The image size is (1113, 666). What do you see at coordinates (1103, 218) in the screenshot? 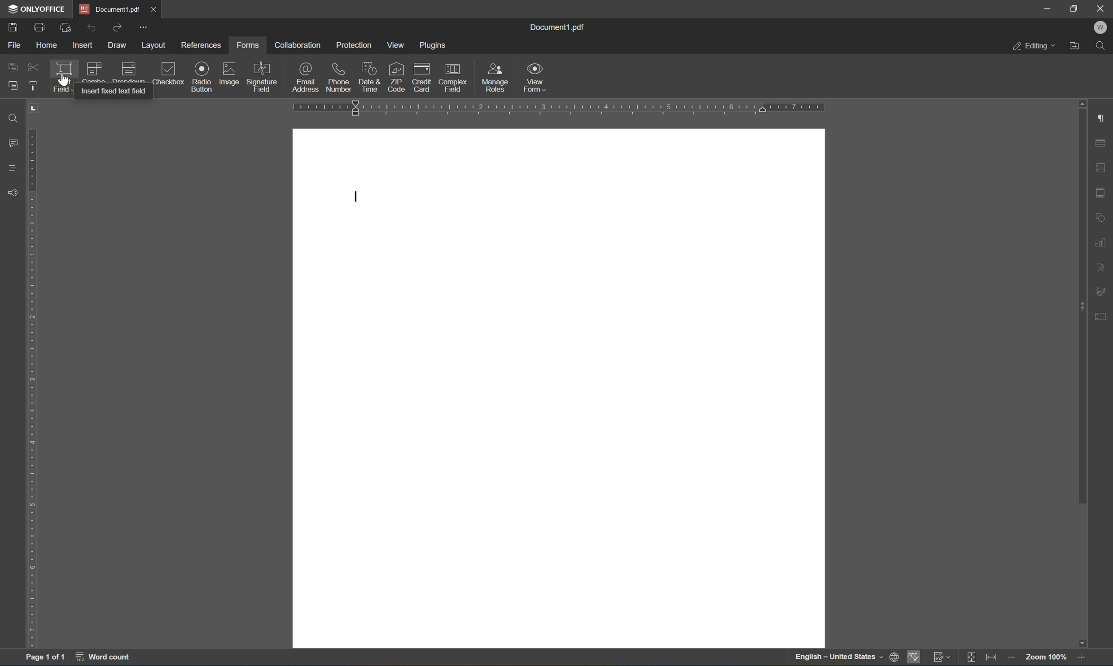
I see `shape settings` at bounding box center [1103, 218].